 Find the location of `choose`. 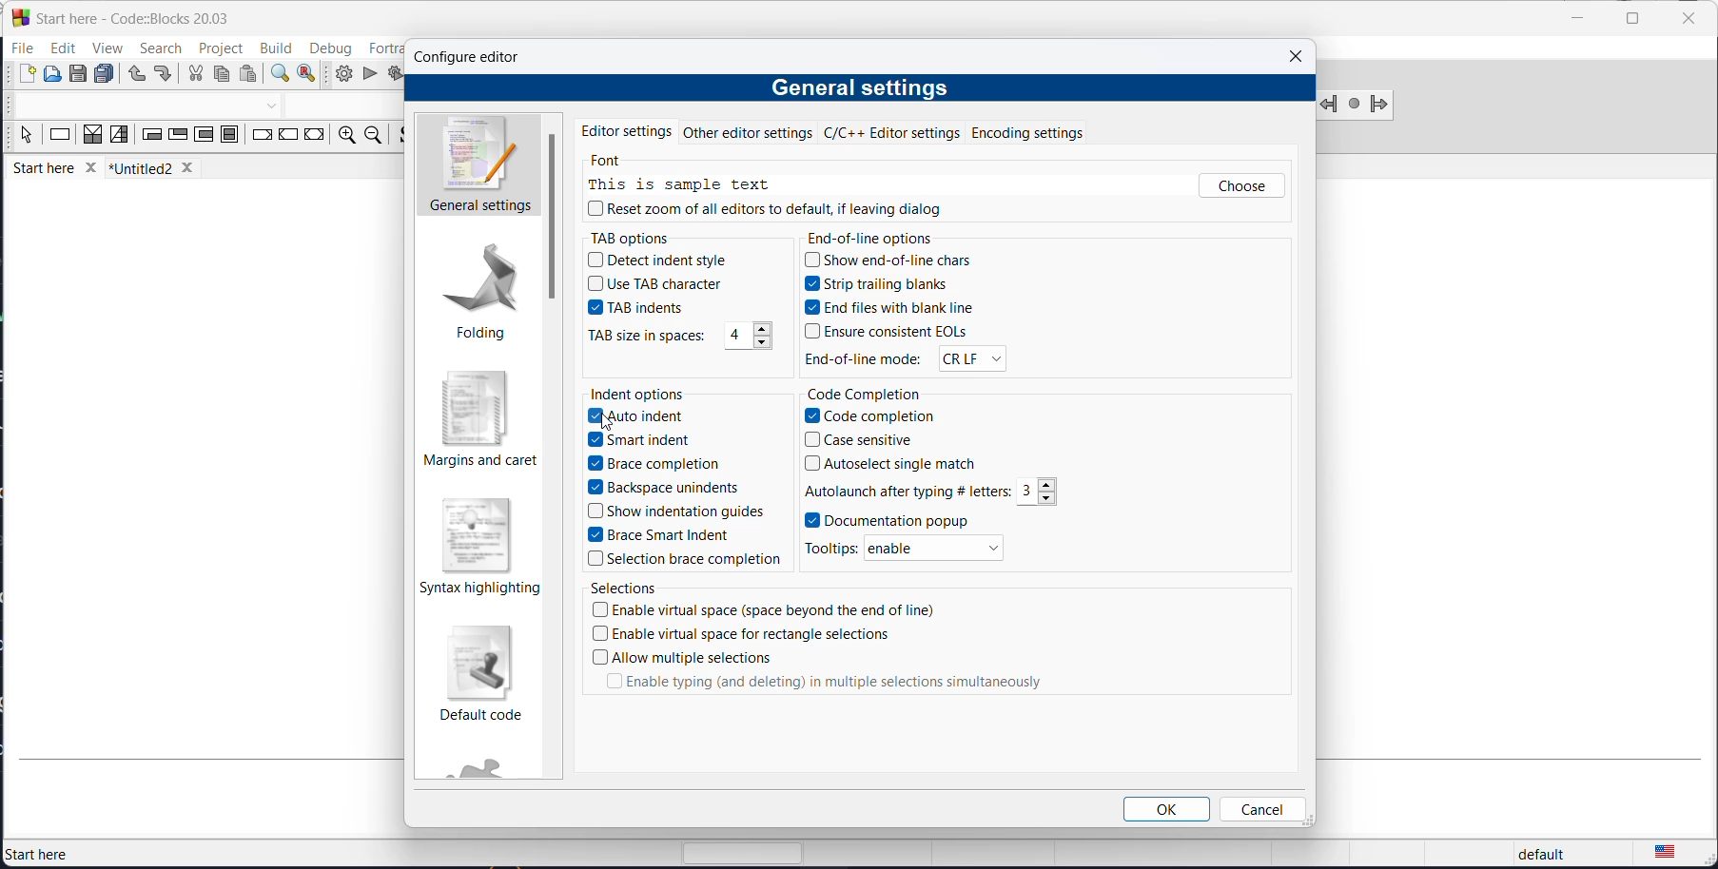

choose is located at coordinates (1240, 186).